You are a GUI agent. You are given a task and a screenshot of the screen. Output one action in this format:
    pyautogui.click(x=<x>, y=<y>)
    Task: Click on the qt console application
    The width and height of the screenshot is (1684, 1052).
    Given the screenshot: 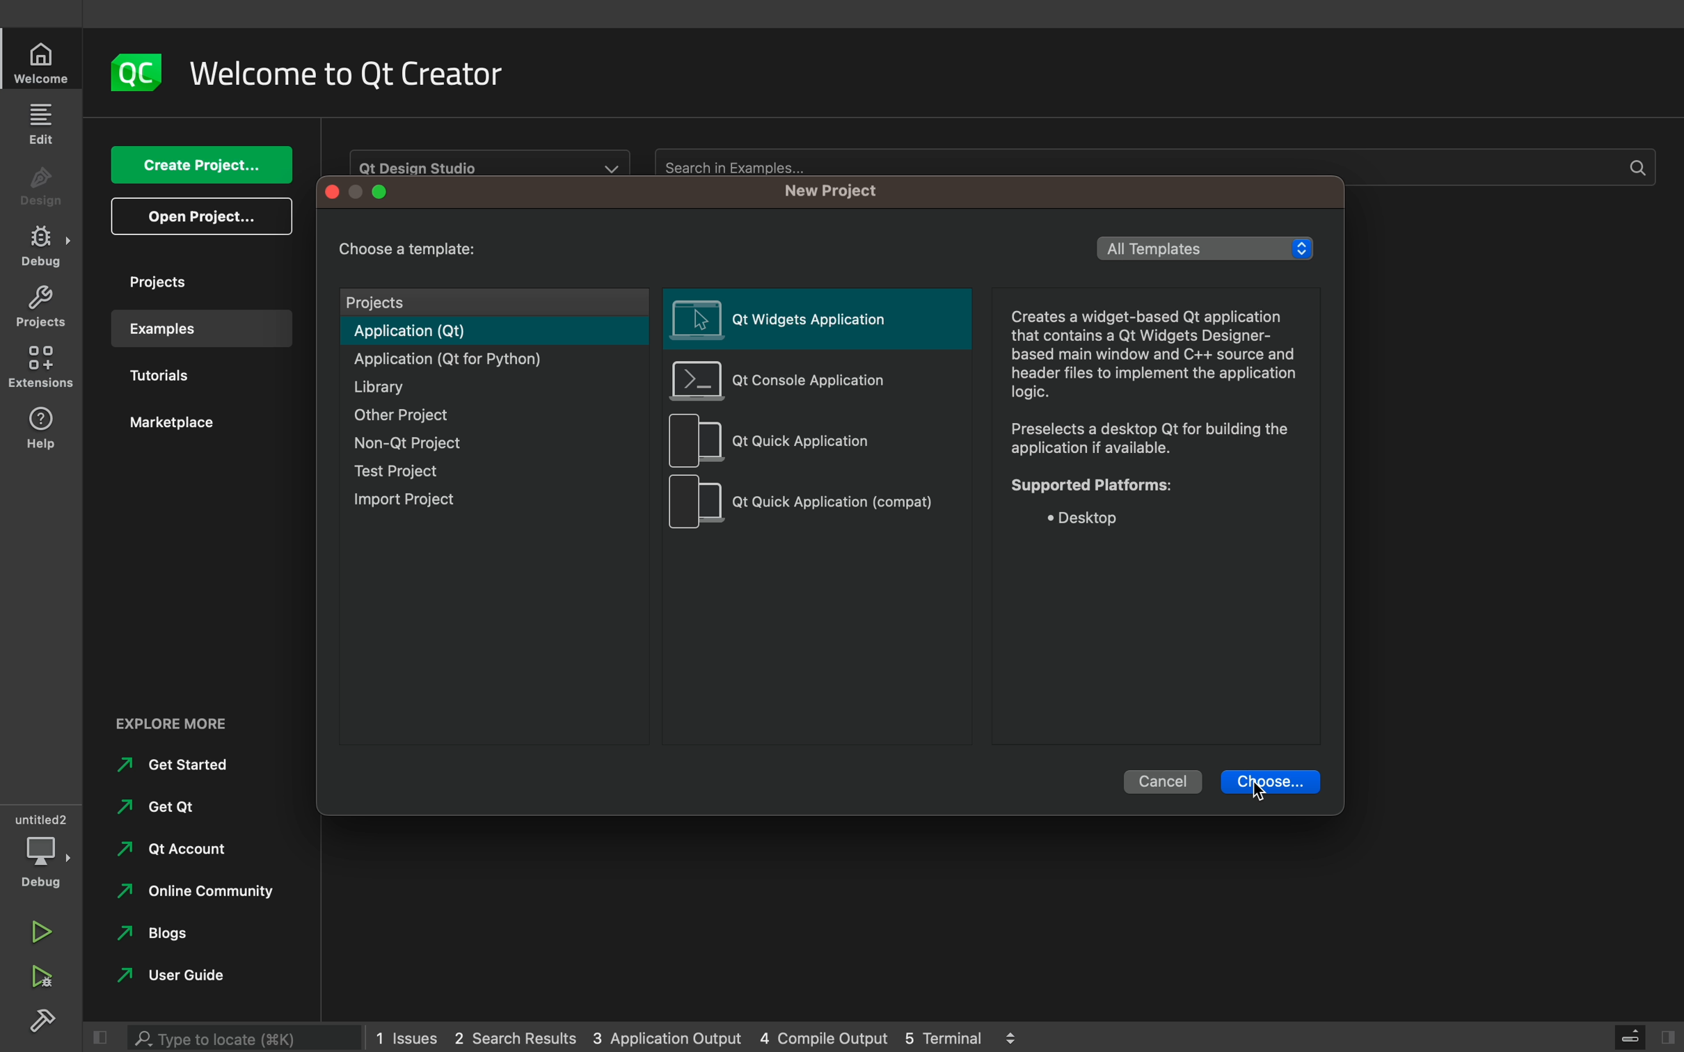 What is the action you would take?
    pyautogui.click(x=800, y=382)
    